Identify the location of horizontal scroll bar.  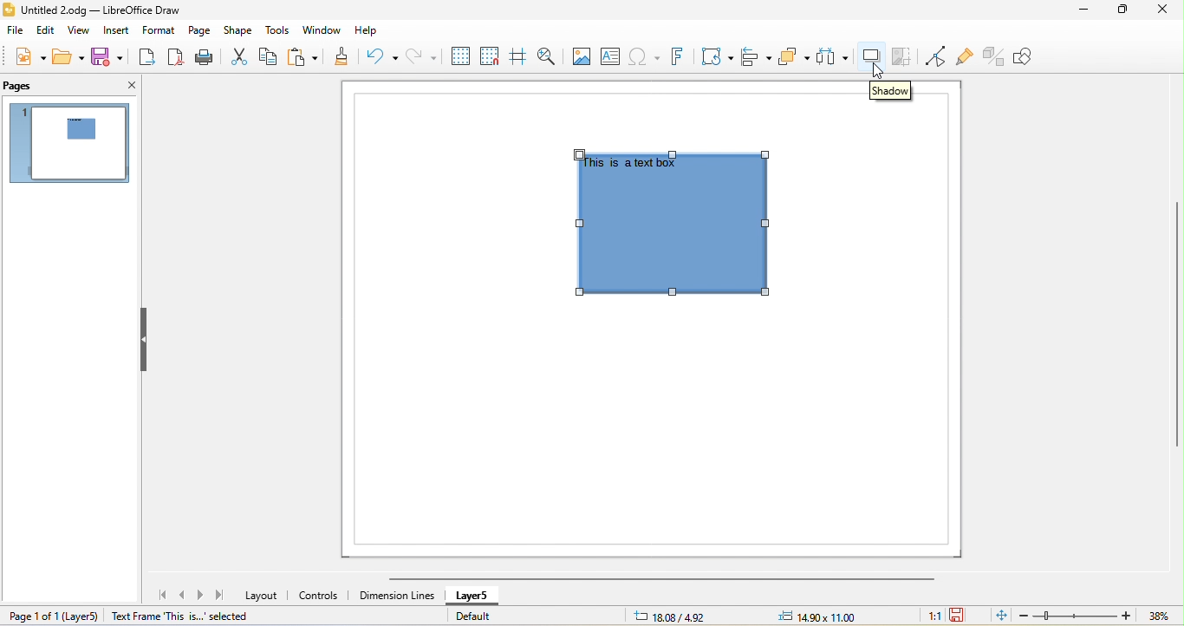
(654, 580).